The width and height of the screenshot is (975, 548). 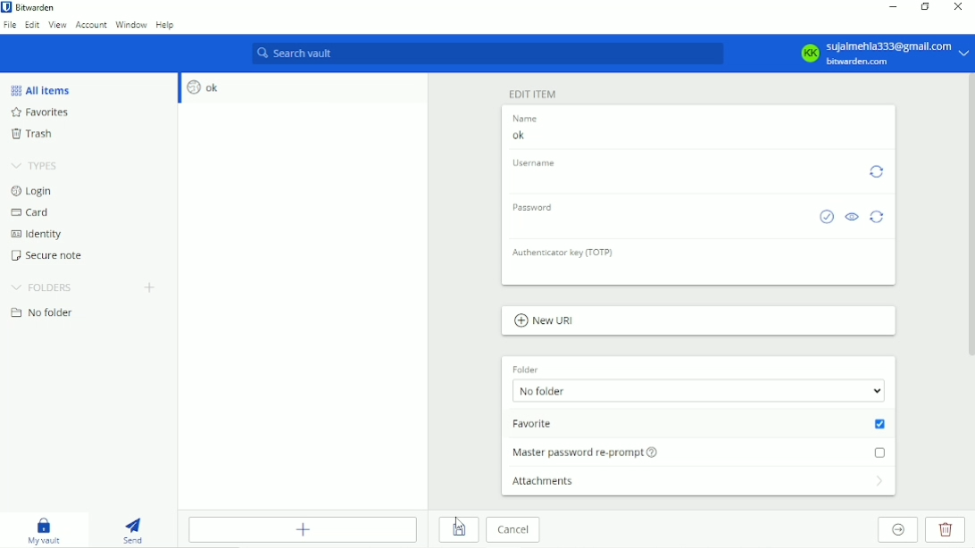 What do you see at coordinates (461, 526) in the screenshot?
I see `Cursor` at bounding box center [461, 526].